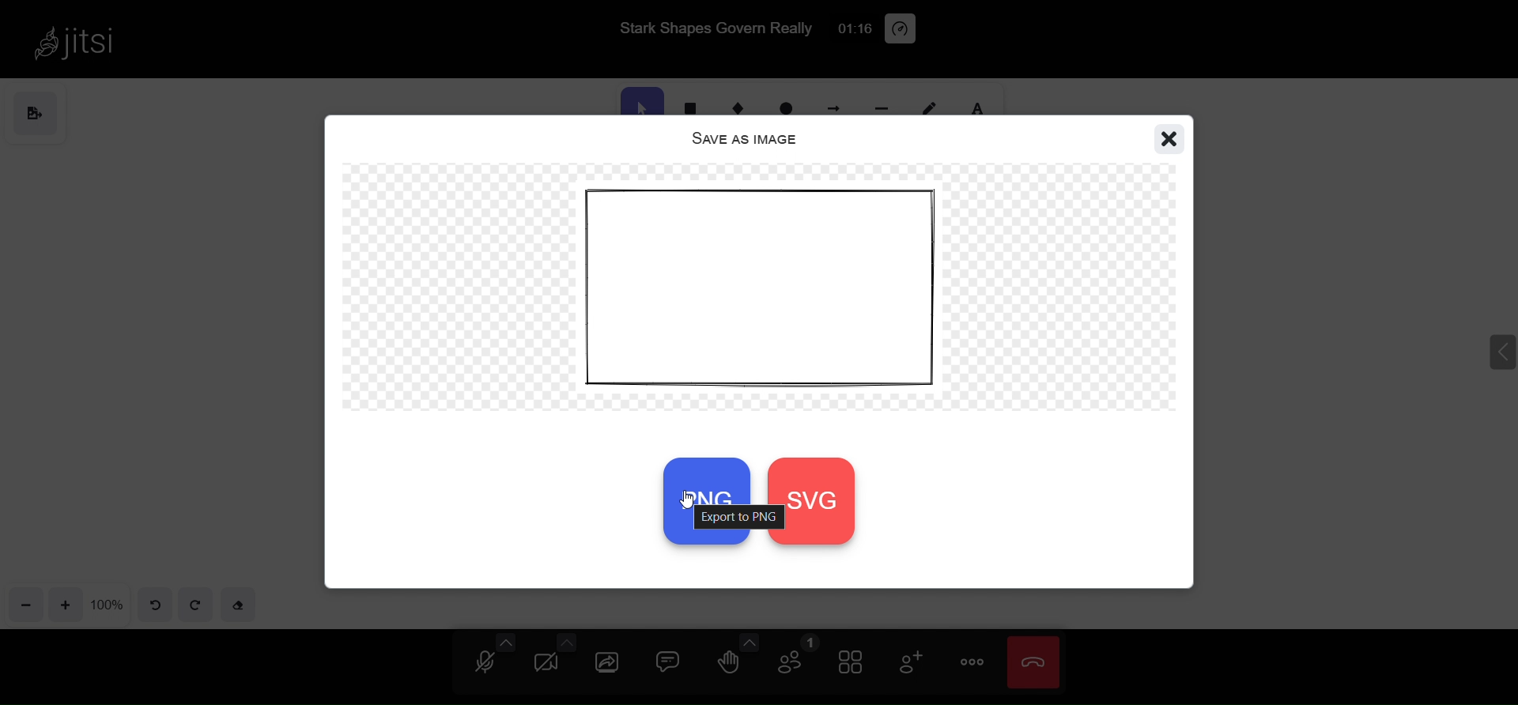  I want to click on redo, so click(198, 606).